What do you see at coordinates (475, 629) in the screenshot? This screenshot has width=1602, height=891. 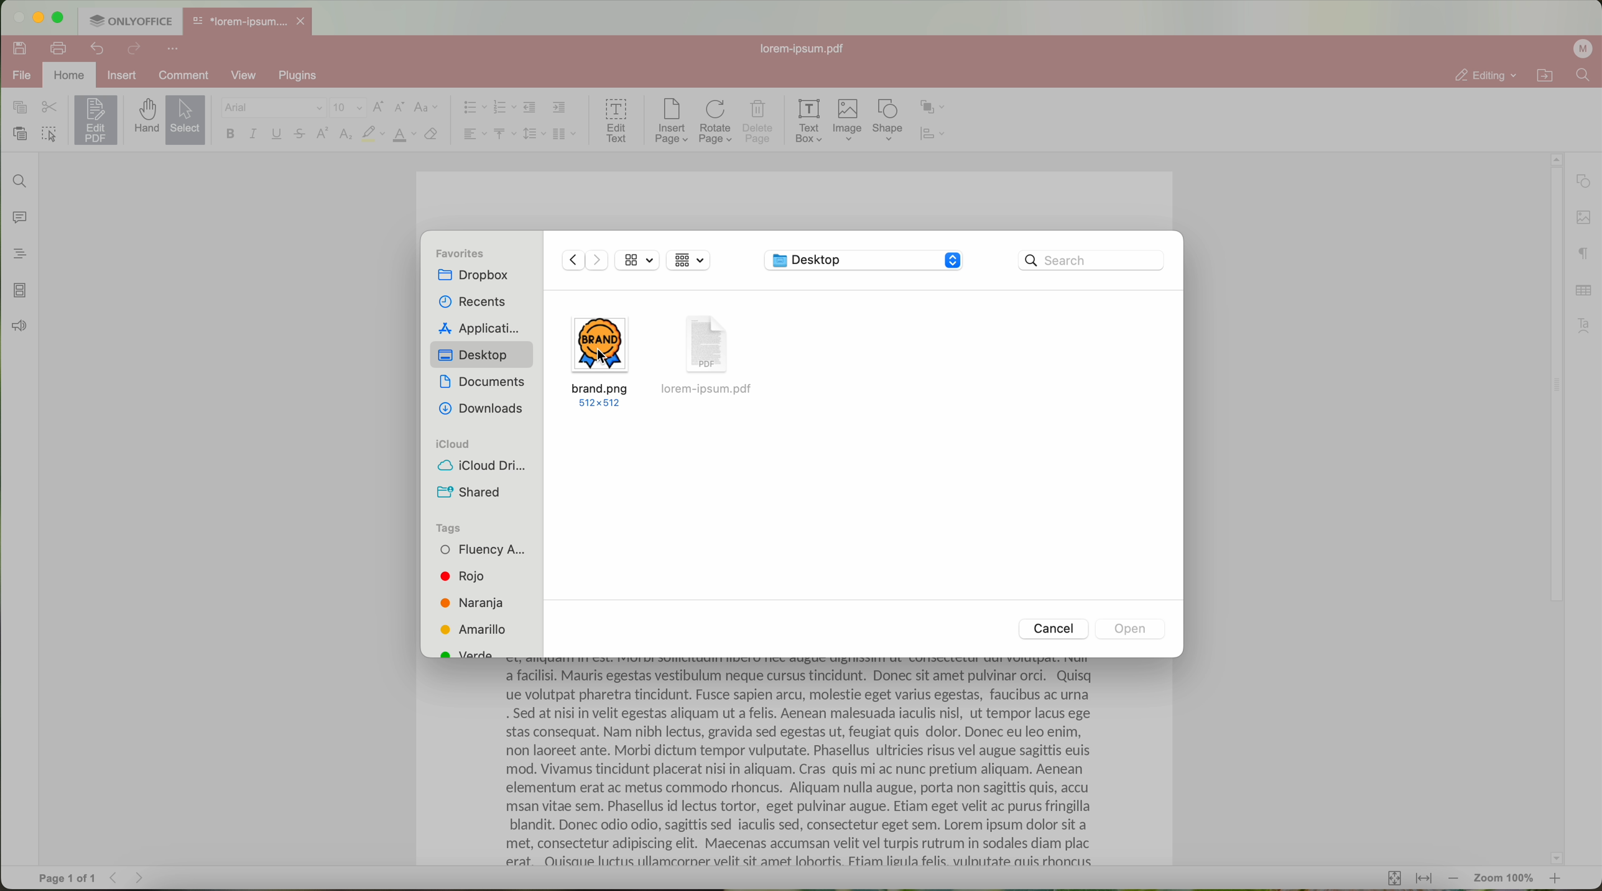 I see `Amarillo` at bounding box center [475, 629].